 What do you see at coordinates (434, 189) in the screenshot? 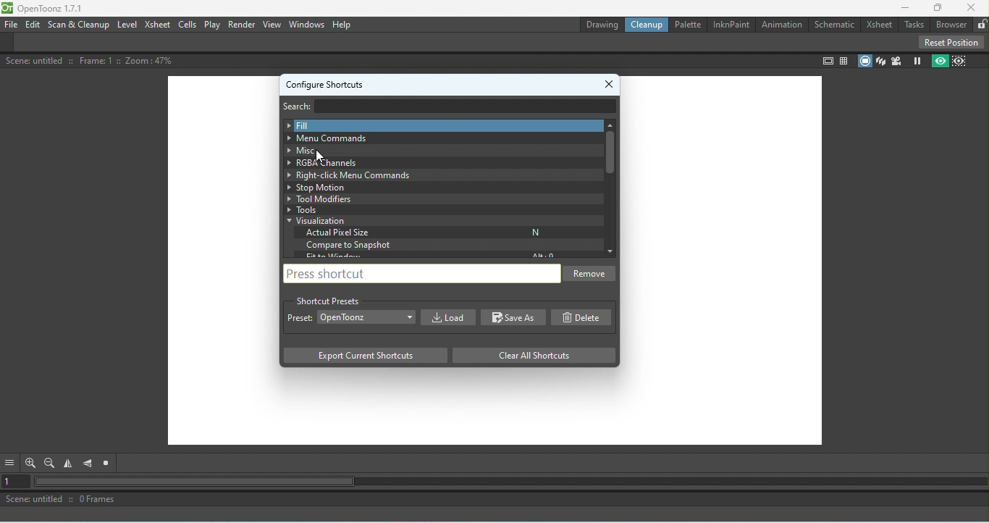
I see `Stop motion` at bounding box center [434, 189].